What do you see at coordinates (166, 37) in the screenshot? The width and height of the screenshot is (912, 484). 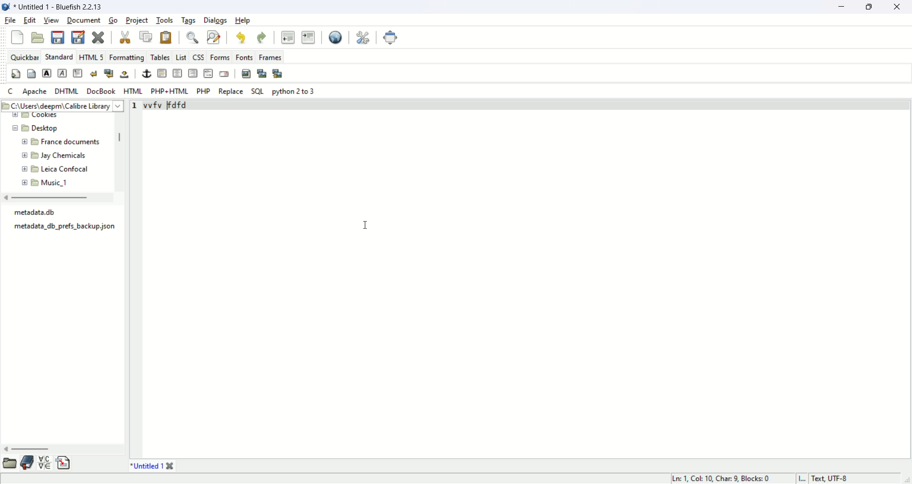 I see `paste` at bounding box center [166, 37].